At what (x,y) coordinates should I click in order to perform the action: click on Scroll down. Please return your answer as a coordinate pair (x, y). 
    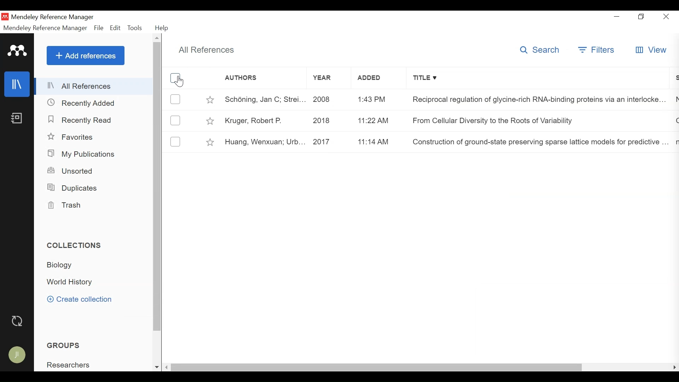
    Looking at the image, I should click on (157, 366).